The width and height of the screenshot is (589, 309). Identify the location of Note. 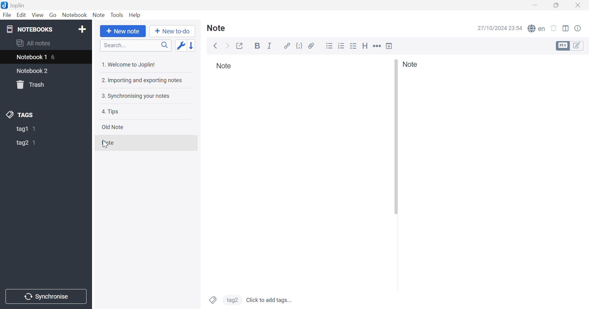
(108, 143).